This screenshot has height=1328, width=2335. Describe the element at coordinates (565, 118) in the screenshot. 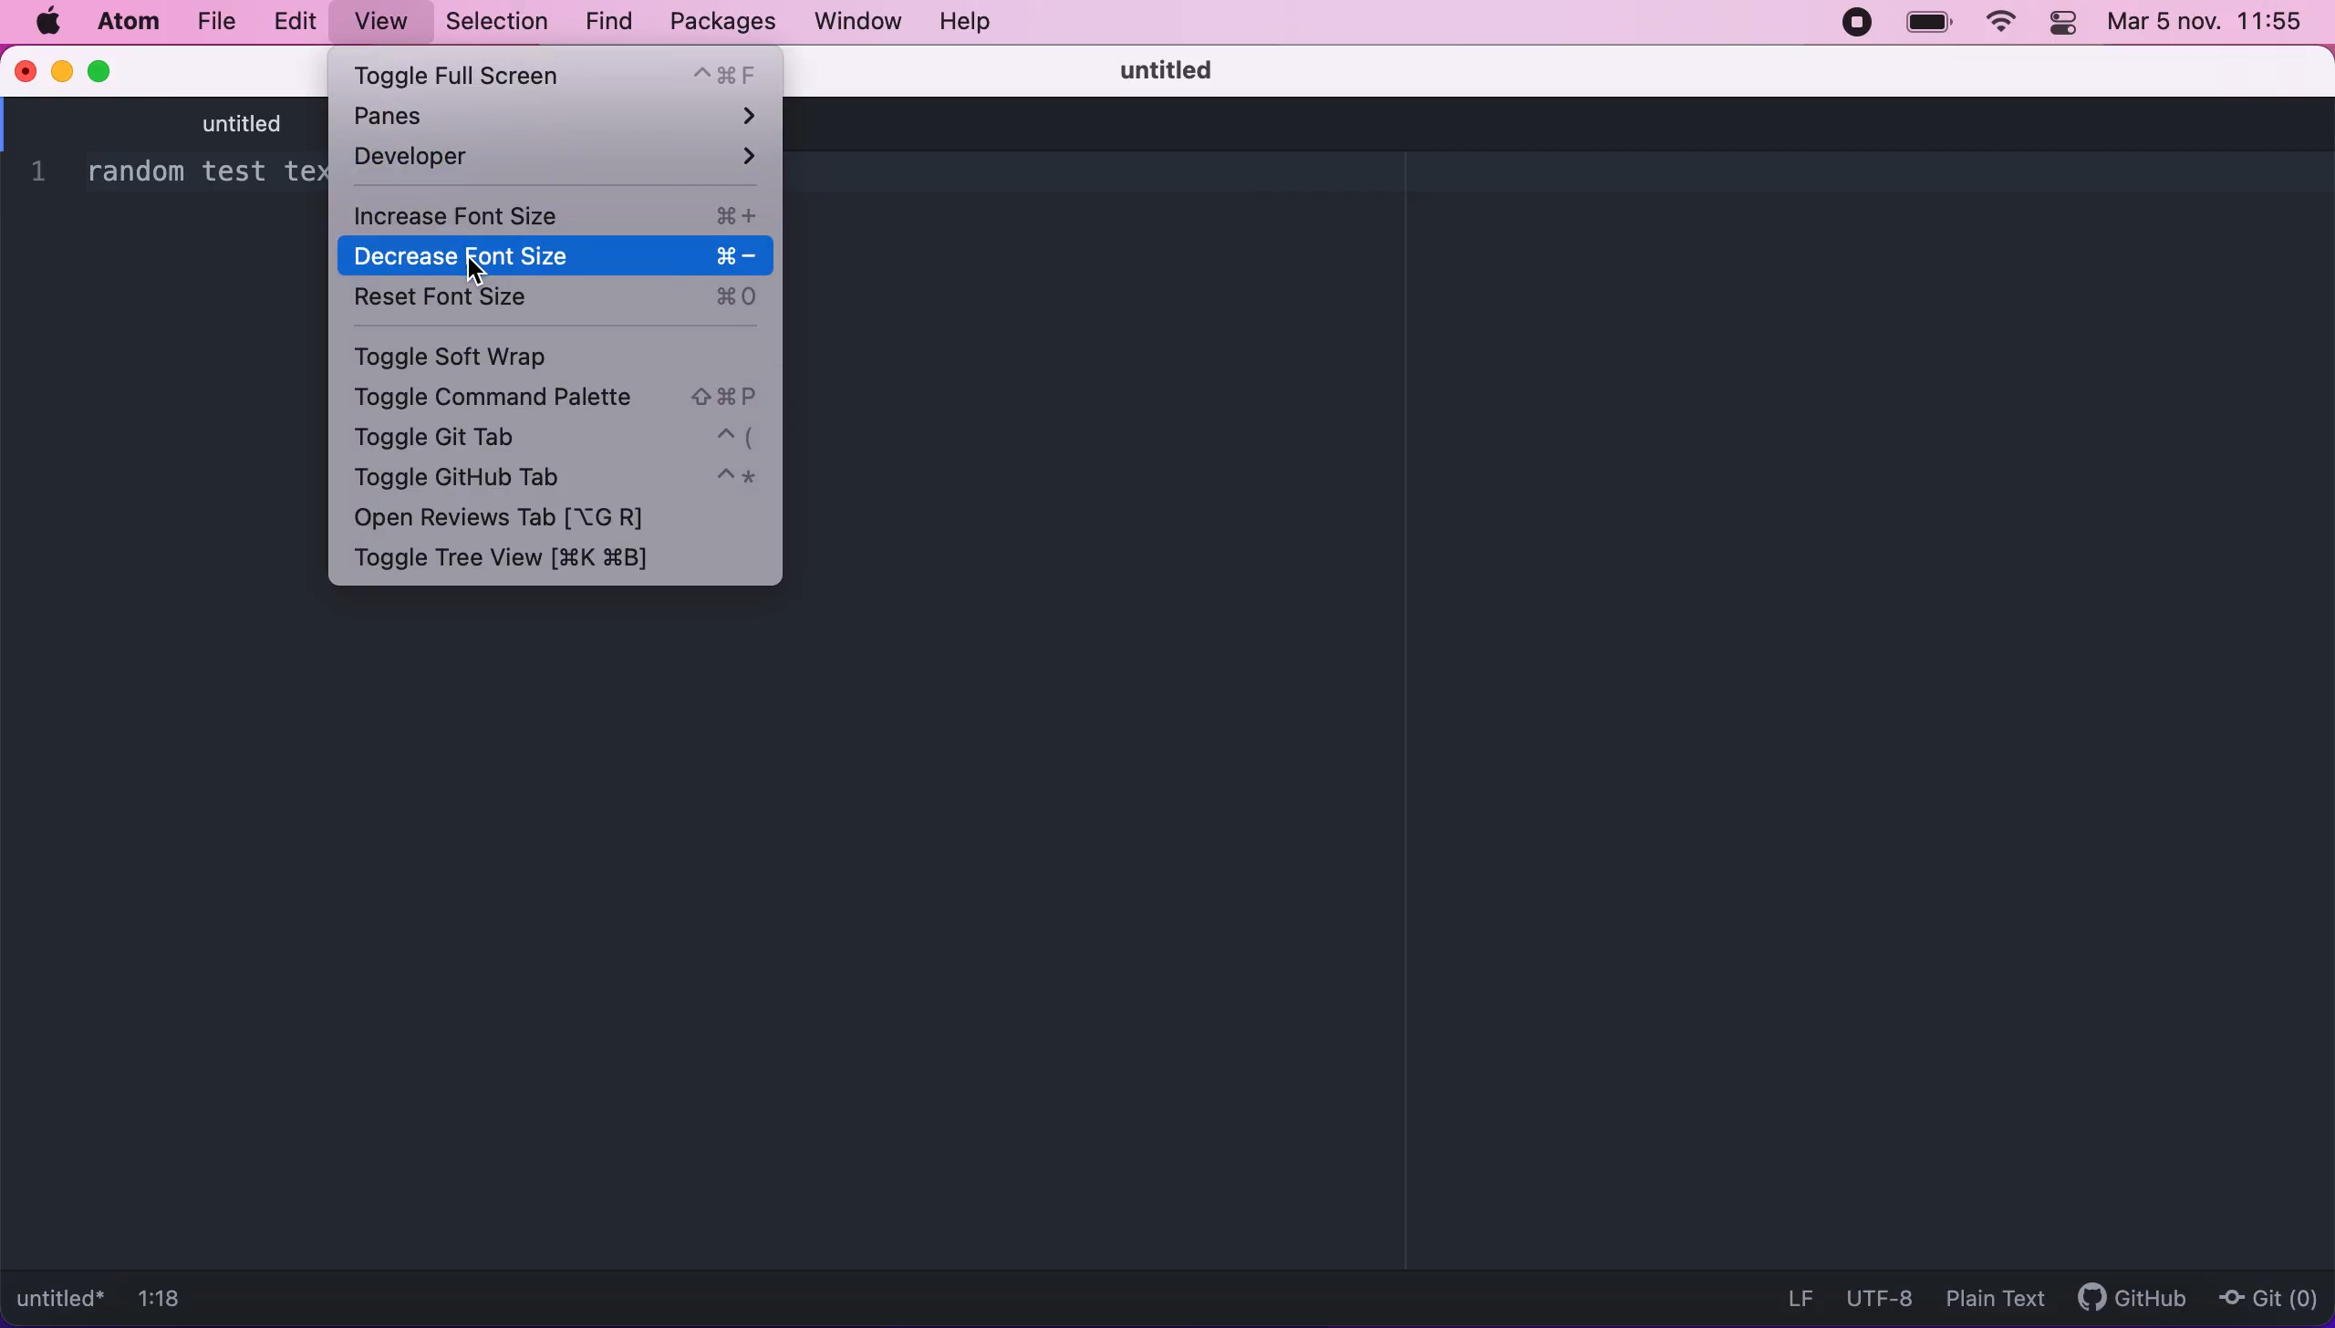

I see `panes` at that location.